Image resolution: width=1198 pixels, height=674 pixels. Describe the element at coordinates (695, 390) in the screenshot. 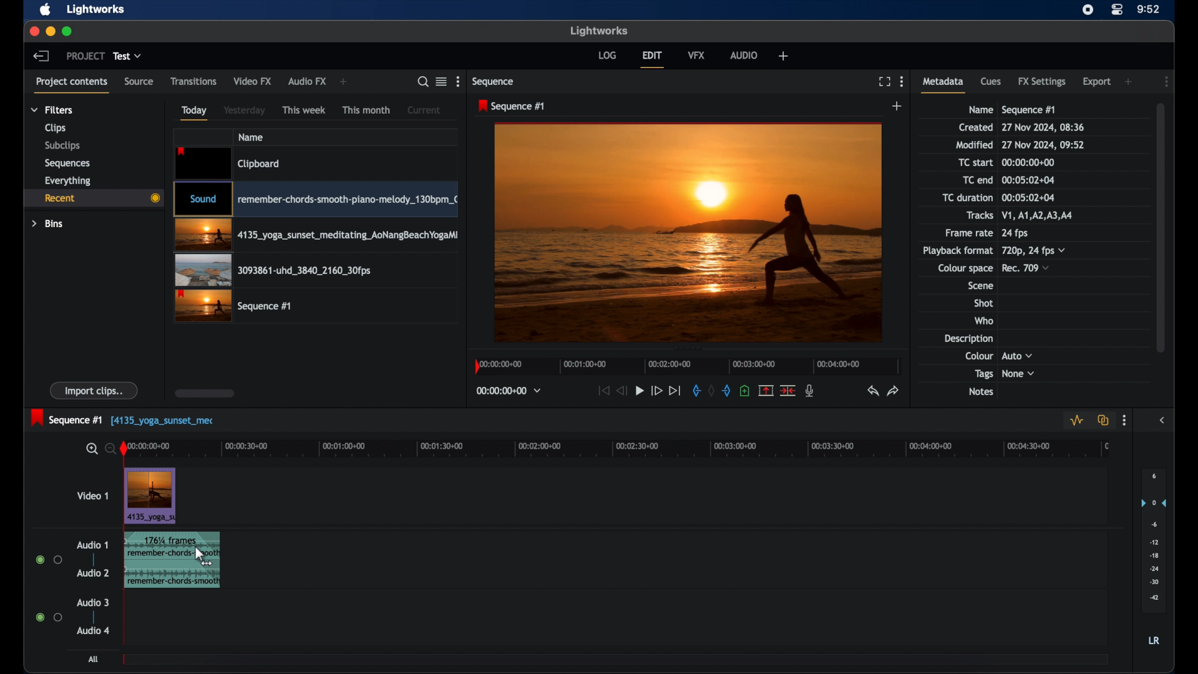

I see `in mark` at that location.